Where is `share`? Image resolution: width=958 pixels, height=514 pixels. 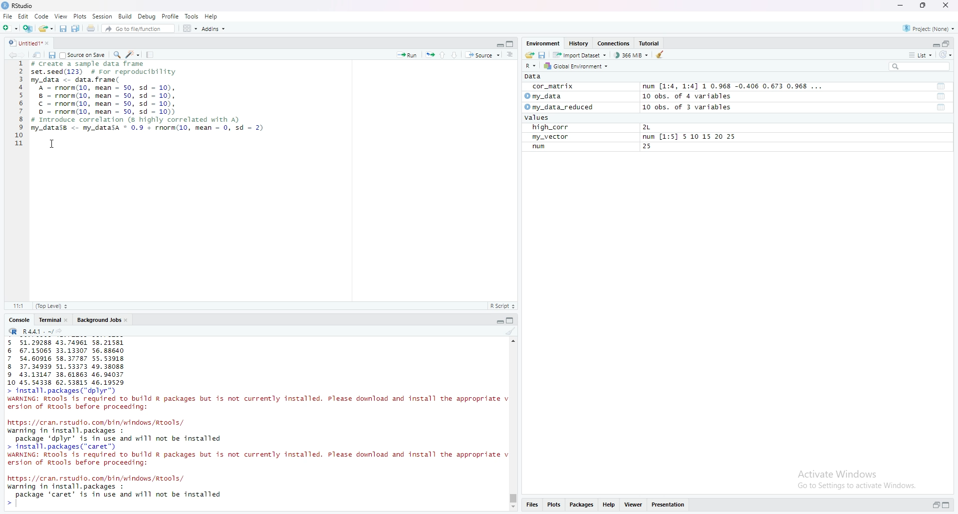 share is located at coordinates (91, 27).